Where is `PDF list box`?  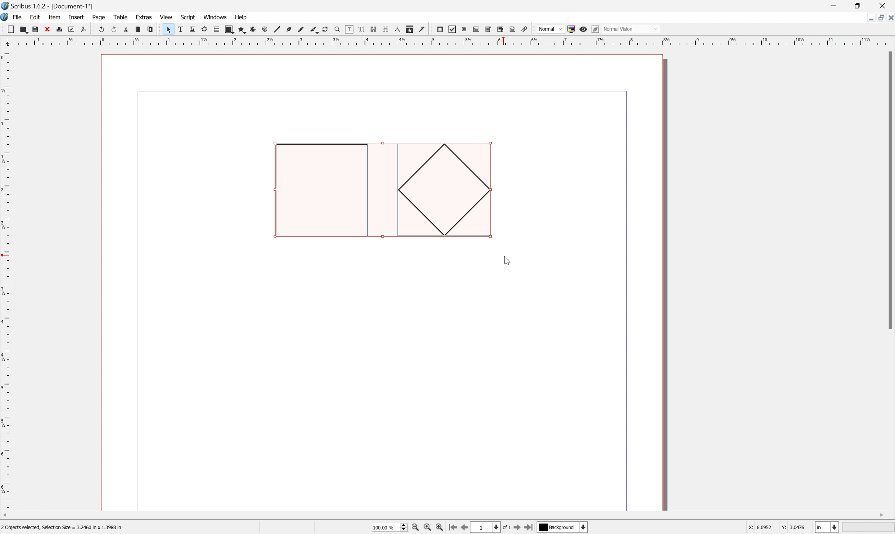 PDF list box is located at coordinates (499, 29).